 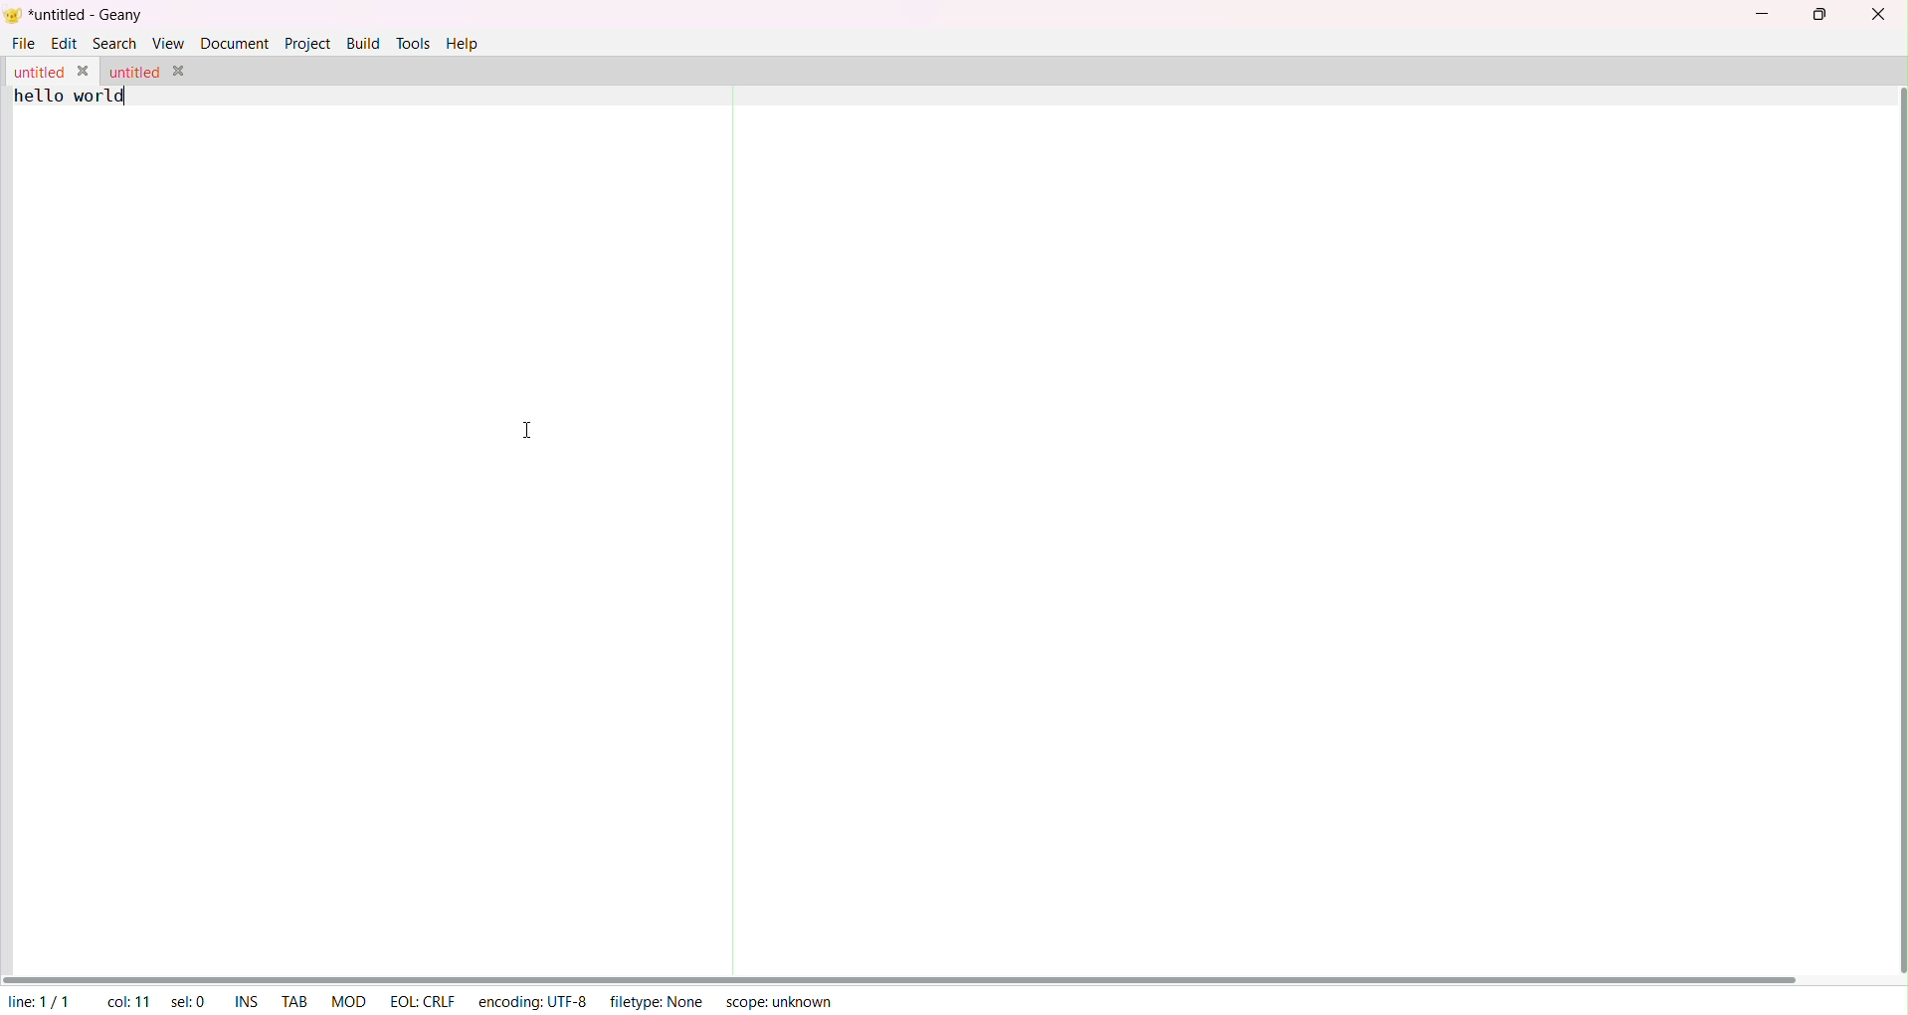 I want to click on view, so click(x=166, y=42).